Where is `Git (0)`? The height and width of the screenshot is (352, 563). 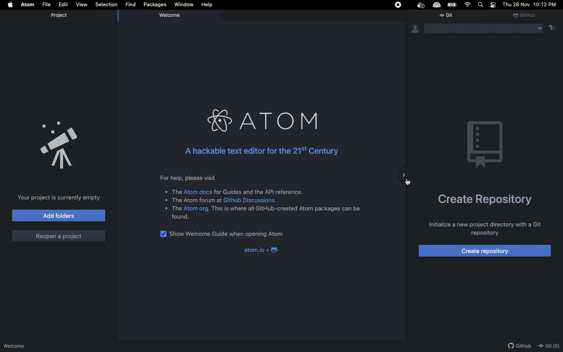
Git (0) is located at coordinates (550, 347).